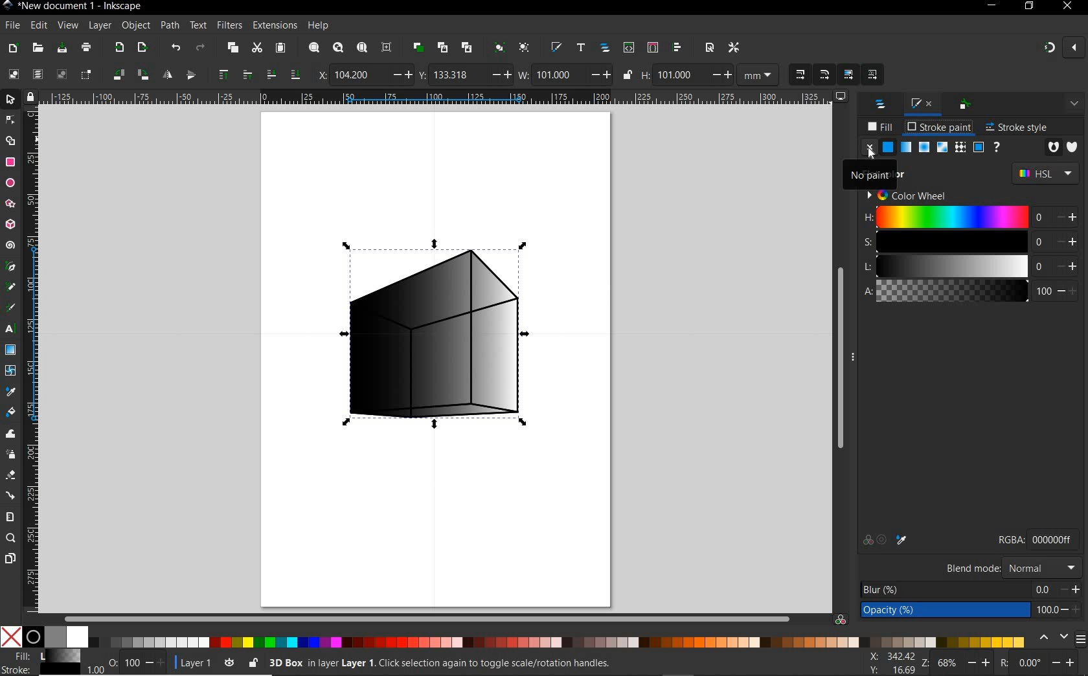  Describe the element at coordinates (1076, 105) in the screenshot. I see `EXPAND` at that location.